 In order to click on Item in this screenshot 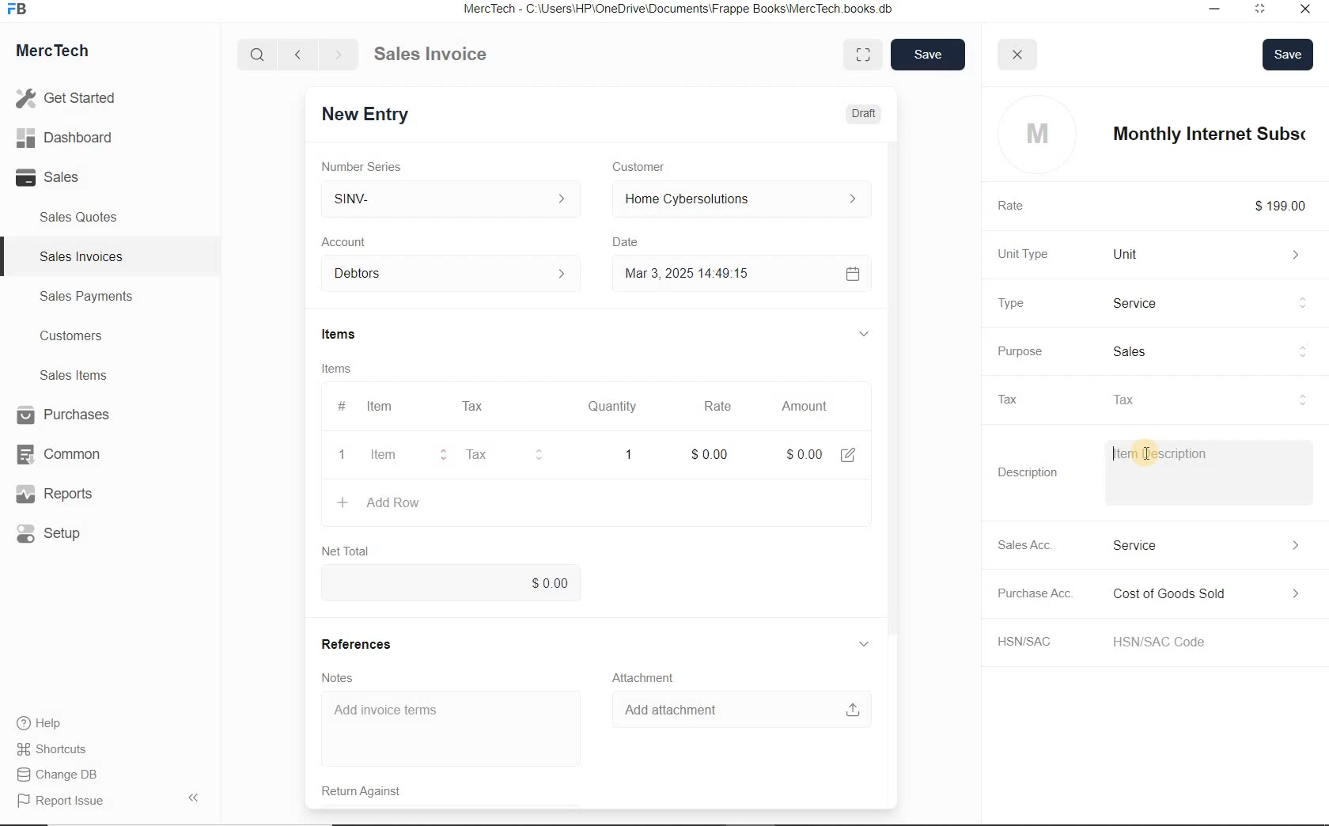, I will do `click(381, 407)`.